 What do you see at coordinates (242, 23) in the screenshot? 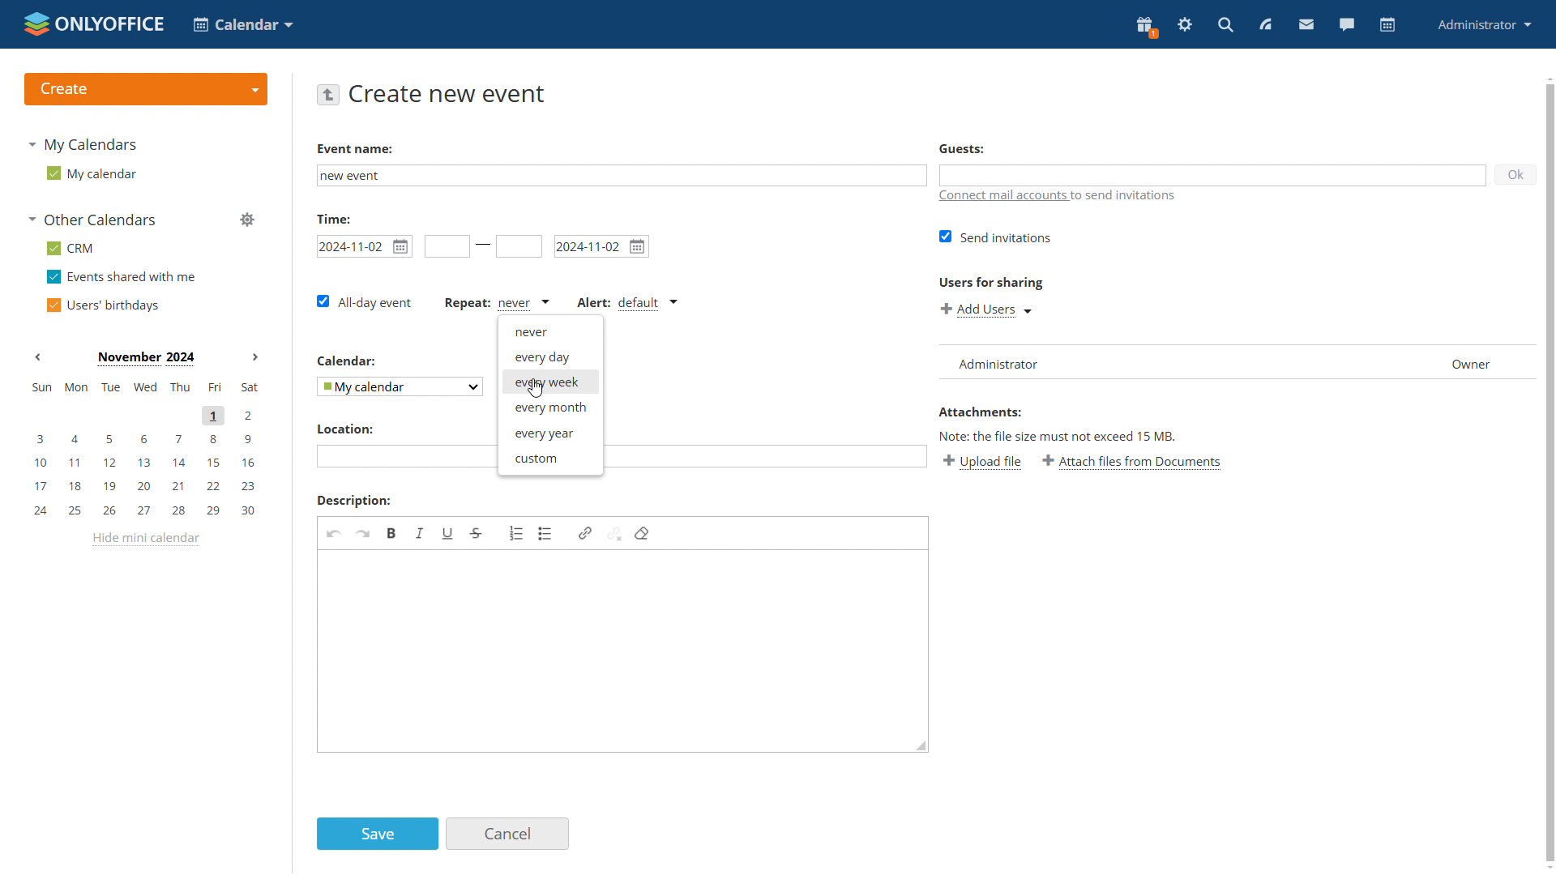
I see `select application` at bounding box center [242, 23].